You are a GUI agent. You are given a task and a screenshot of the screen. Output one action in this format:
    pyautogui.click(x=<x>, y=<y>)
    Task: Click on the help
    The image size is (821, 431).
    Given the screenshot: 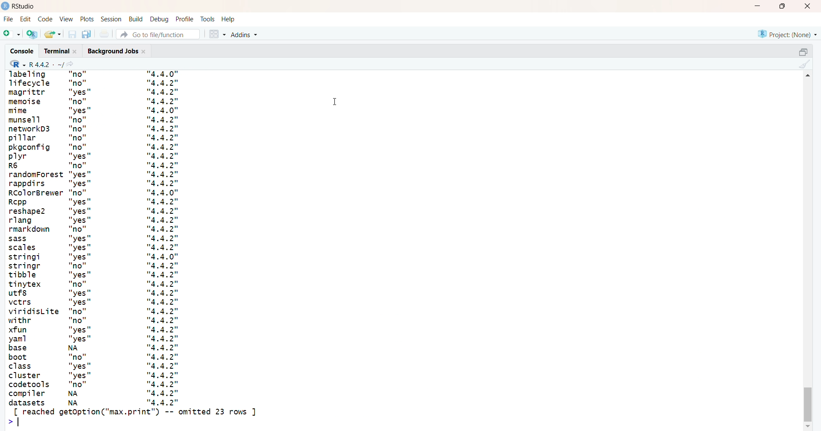 What is the action you would take?
    pyautogui.click(x=229, y=19)
    